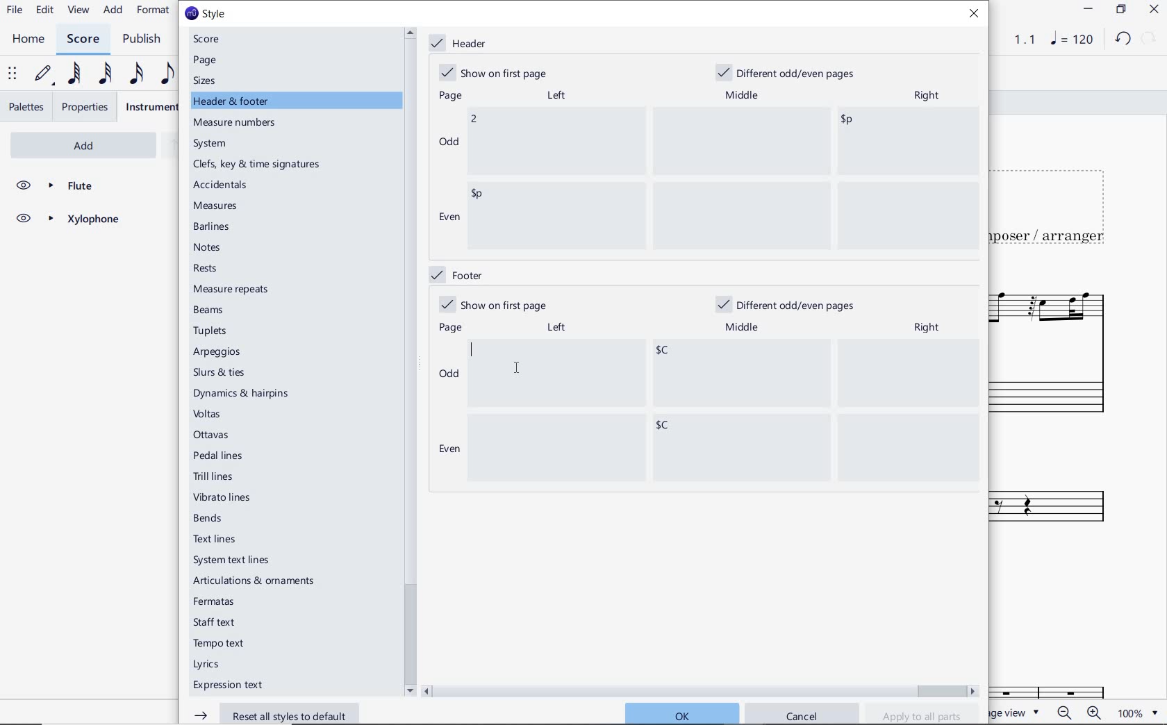 This screenshot has width=1167, height=725. What do you see at coordinates (1120, 10) in the screenshot?
I see `RESTORE DOWN` at bounding box center [1120, 10].